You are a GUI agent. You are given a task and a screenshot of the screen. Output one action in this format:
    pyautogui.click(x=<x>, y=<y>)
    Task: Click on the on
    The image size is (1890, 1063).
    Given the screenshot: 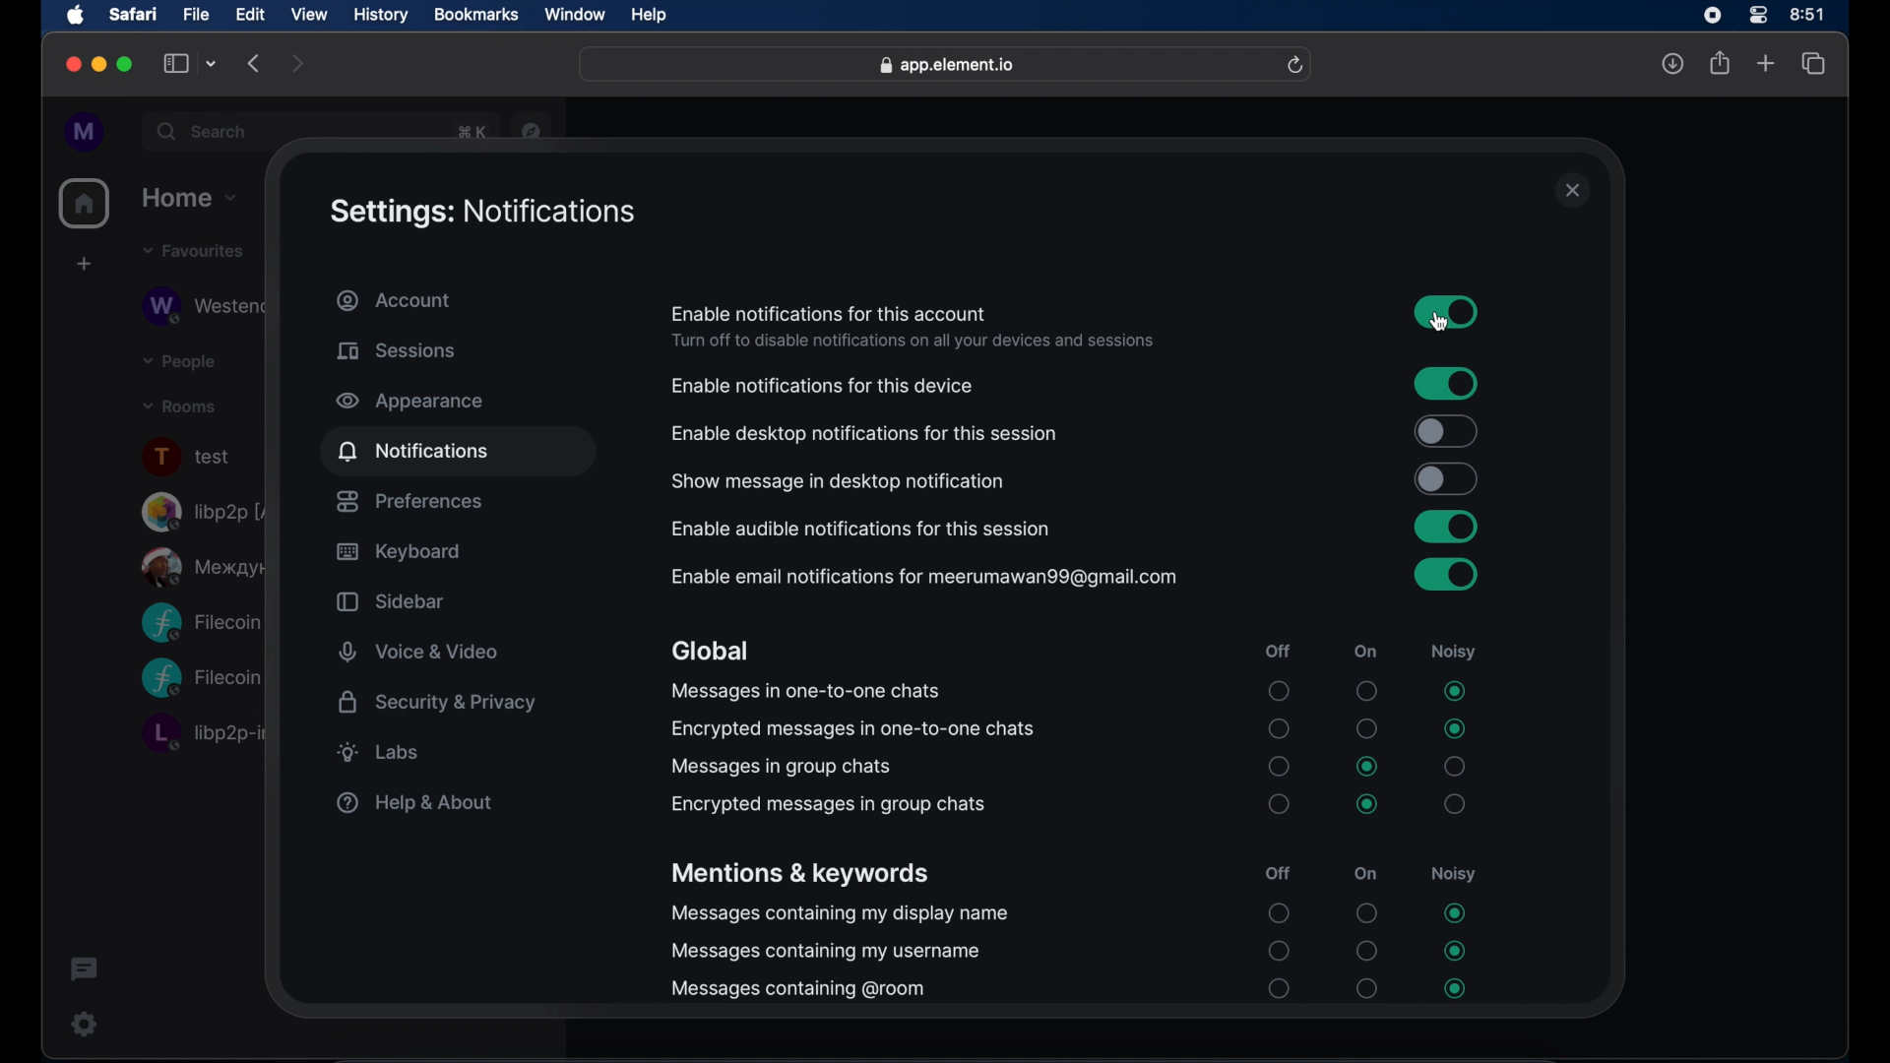 What is the action you would take?
    pyautogui.click(x=1365, y=651)
    